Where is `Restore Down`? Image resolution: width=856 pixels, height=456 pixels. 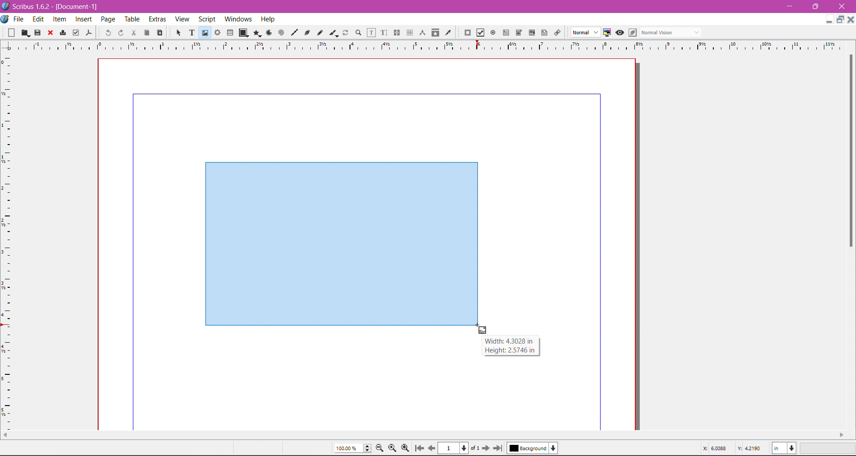
Restore Down is located at coordinates (815, 6).